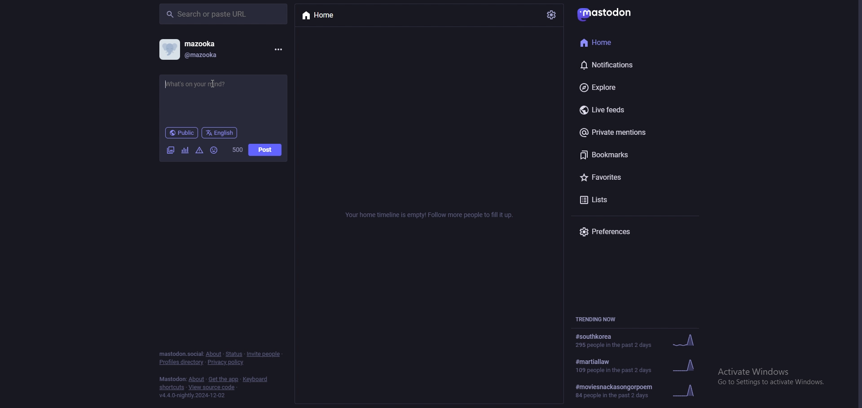 This screenshot has height=408, width=862. I want to click on trending now, so click(600, 319).